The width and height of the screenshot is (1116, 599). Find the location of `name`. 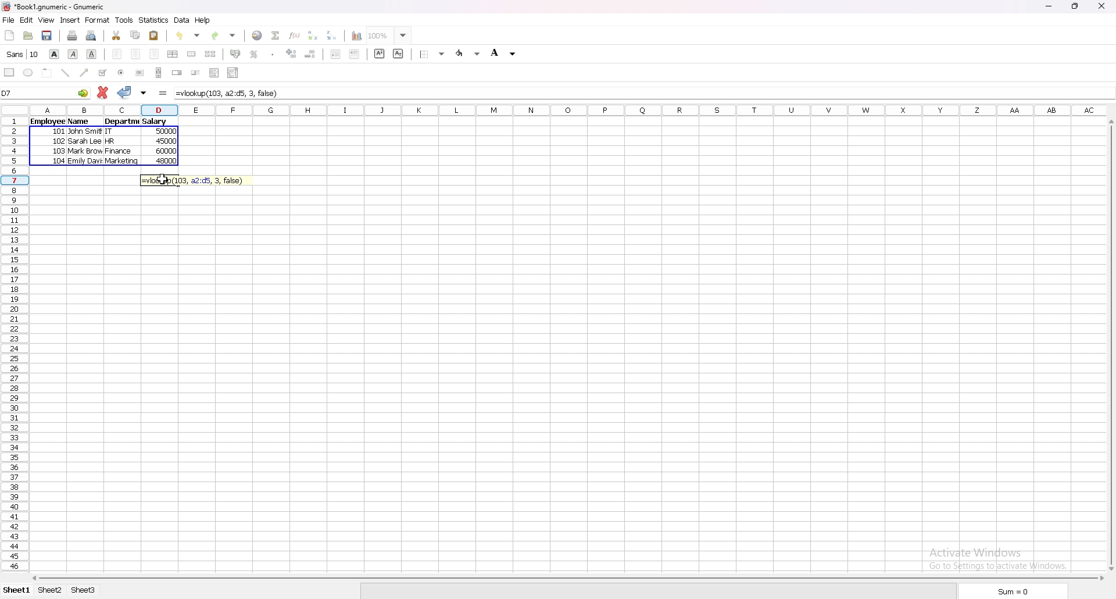

name is located at coordinates (80, 120).